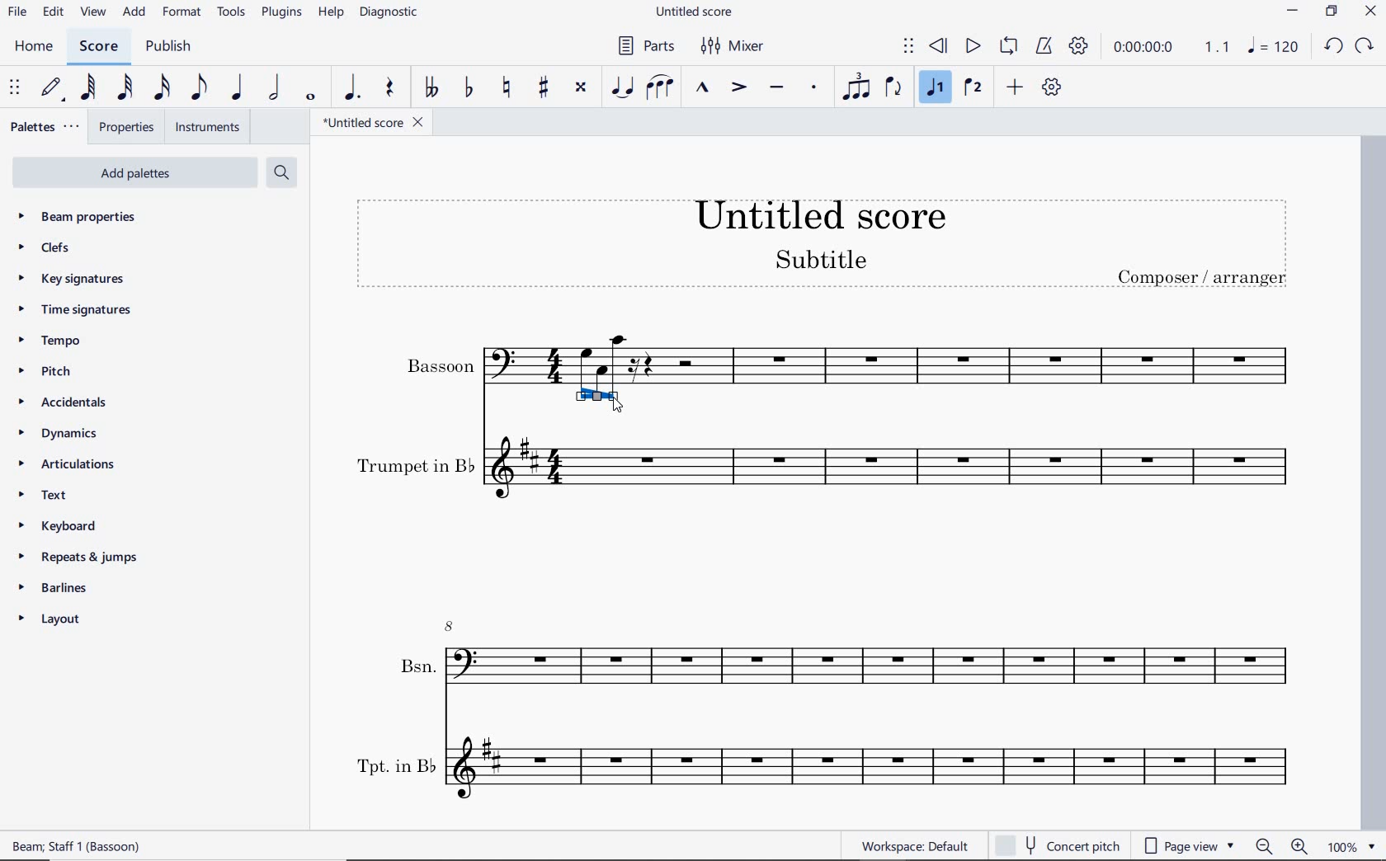 This screenshot has height=861, width=1386. Describe the element at coordinates (1045, 47) in the screenshot. I see `metronome` at that location.